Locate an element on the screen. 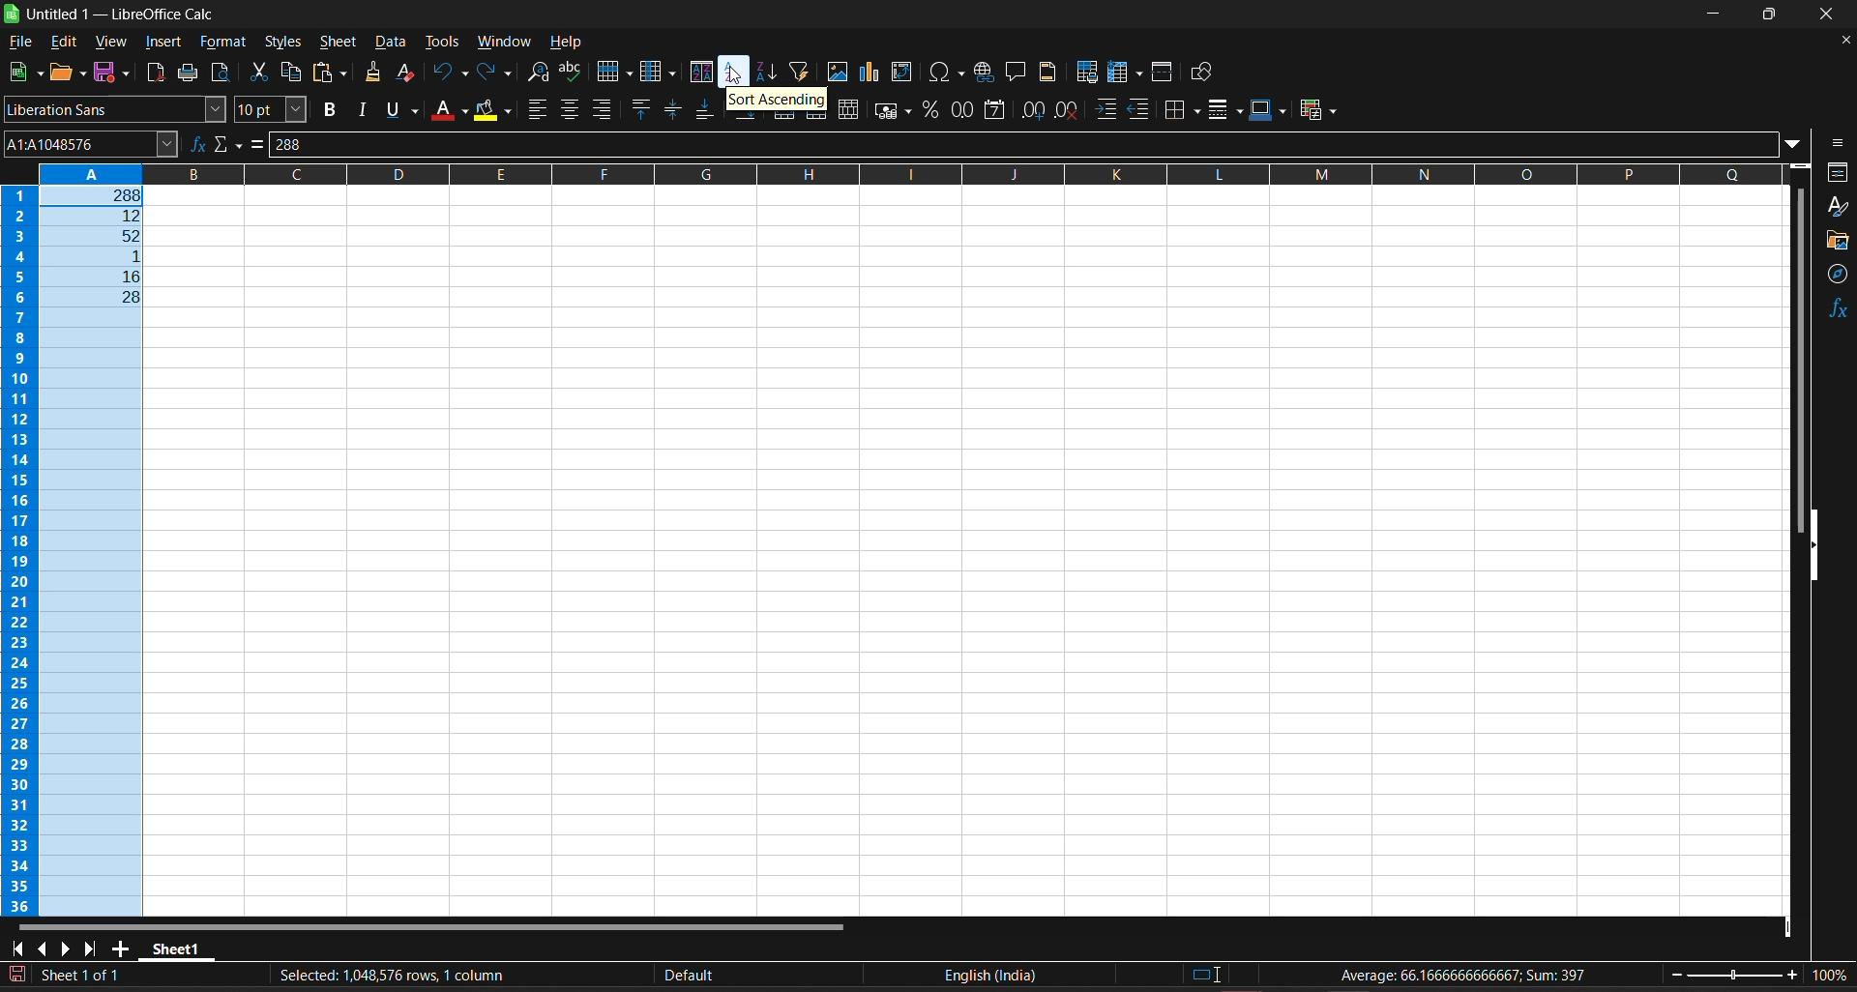  formula is located at coordinates (259, 143).